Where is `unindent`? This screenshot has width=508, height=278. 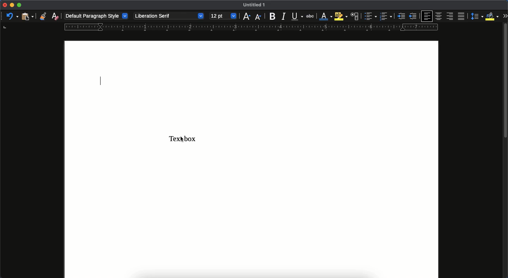 unindent is located at coordinates (414, 17).